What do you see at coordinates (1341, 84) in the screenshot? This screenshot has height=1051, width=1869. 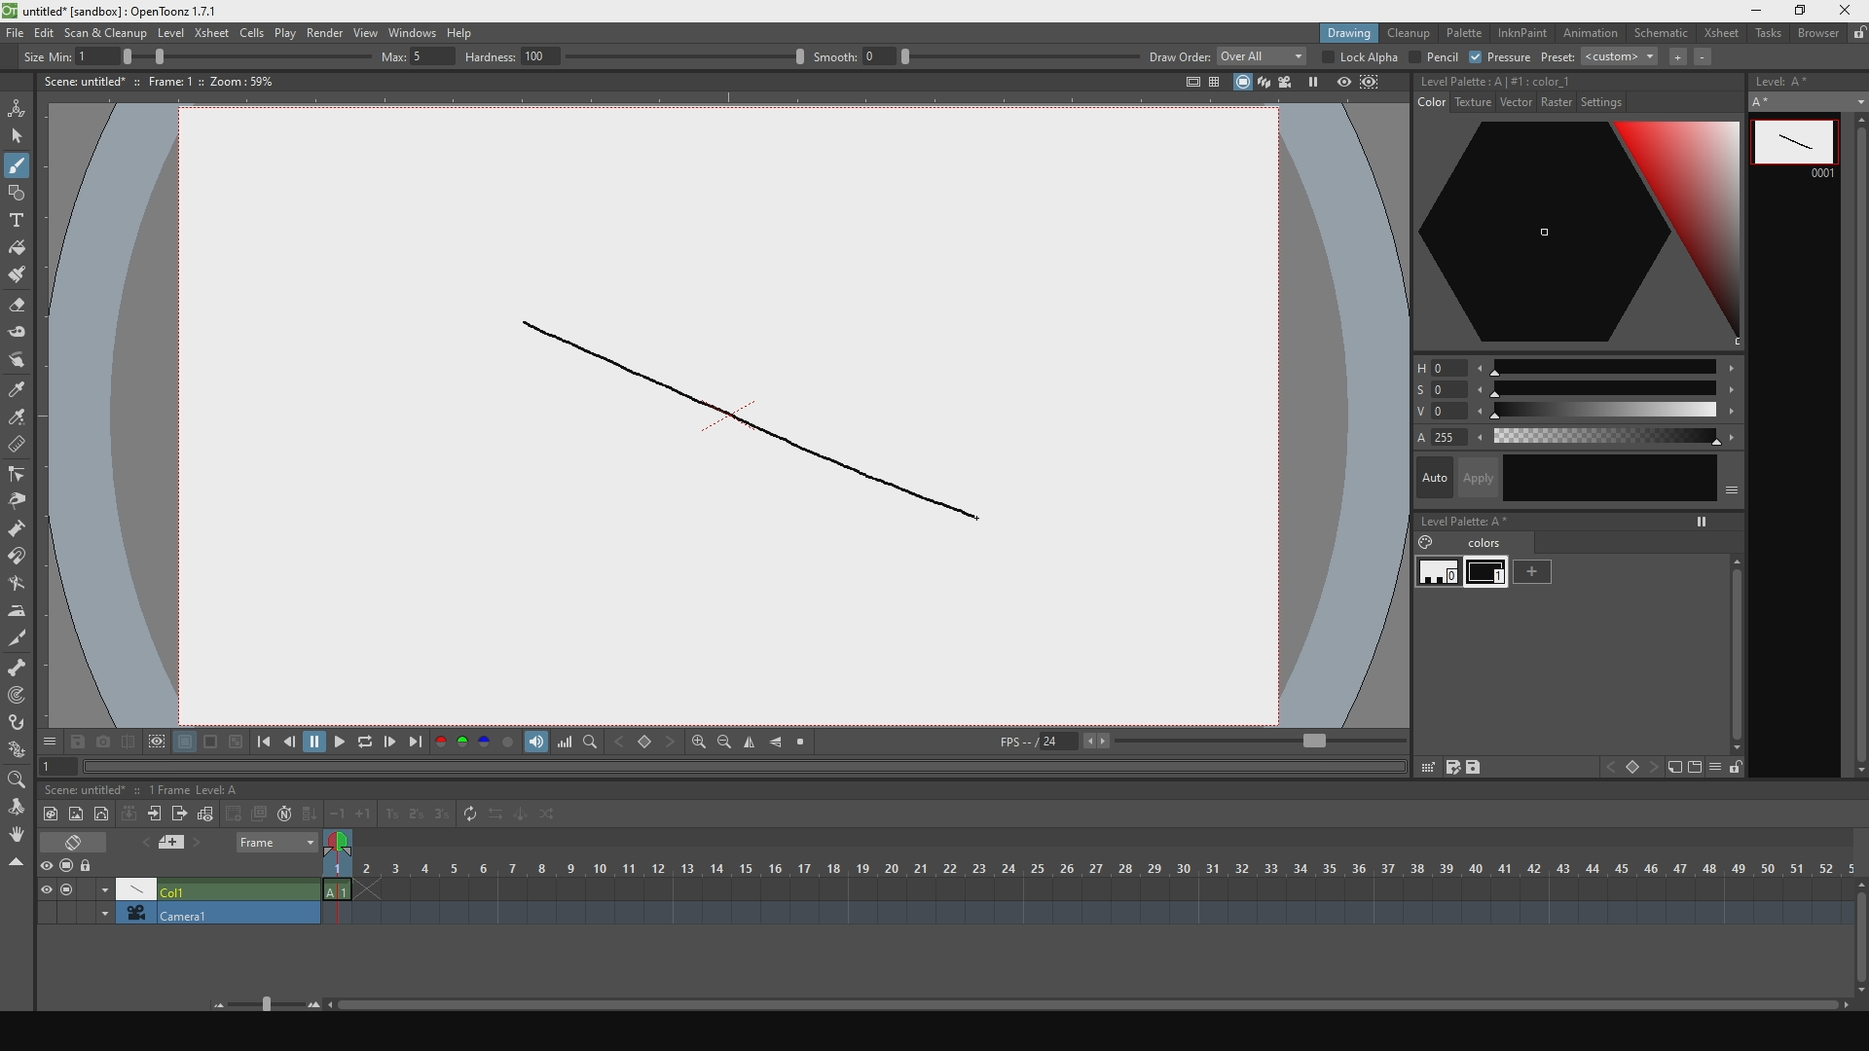 I see `preview` at bounding box center [1341, 84].